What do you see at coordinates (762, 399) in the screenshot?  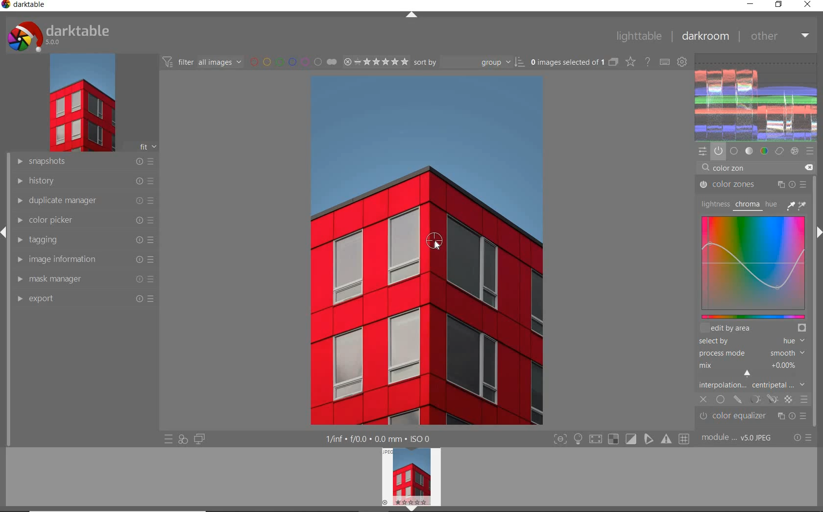 I see `MASK OPTIONS` at bounding box center [762, 399].